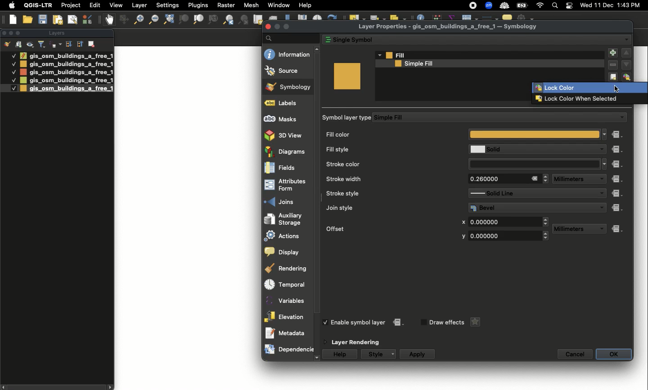  Describe the element at coordinates (585, 6) in the screenshot. I see `wed` at that location.